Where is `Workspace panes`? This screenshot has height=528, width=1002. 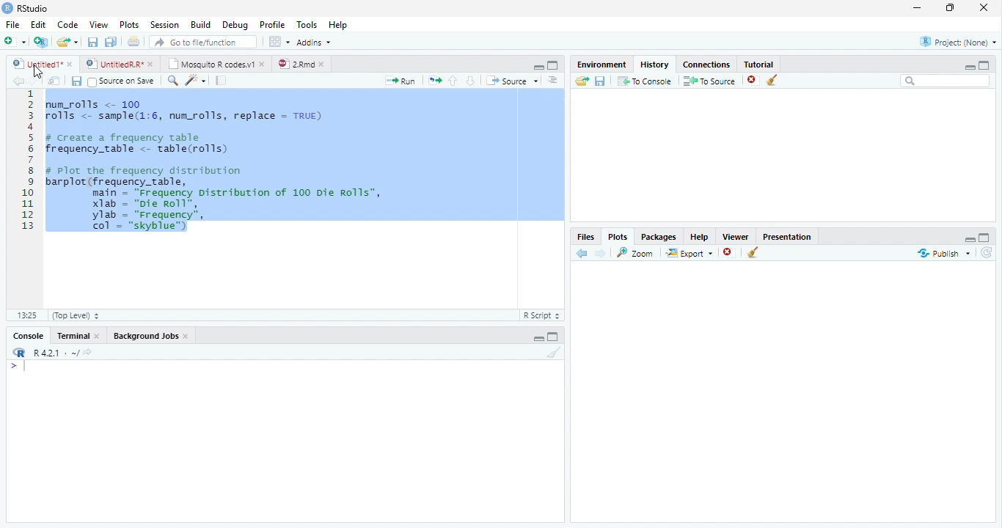
Workspace panes is located at coordinates (278, 42).